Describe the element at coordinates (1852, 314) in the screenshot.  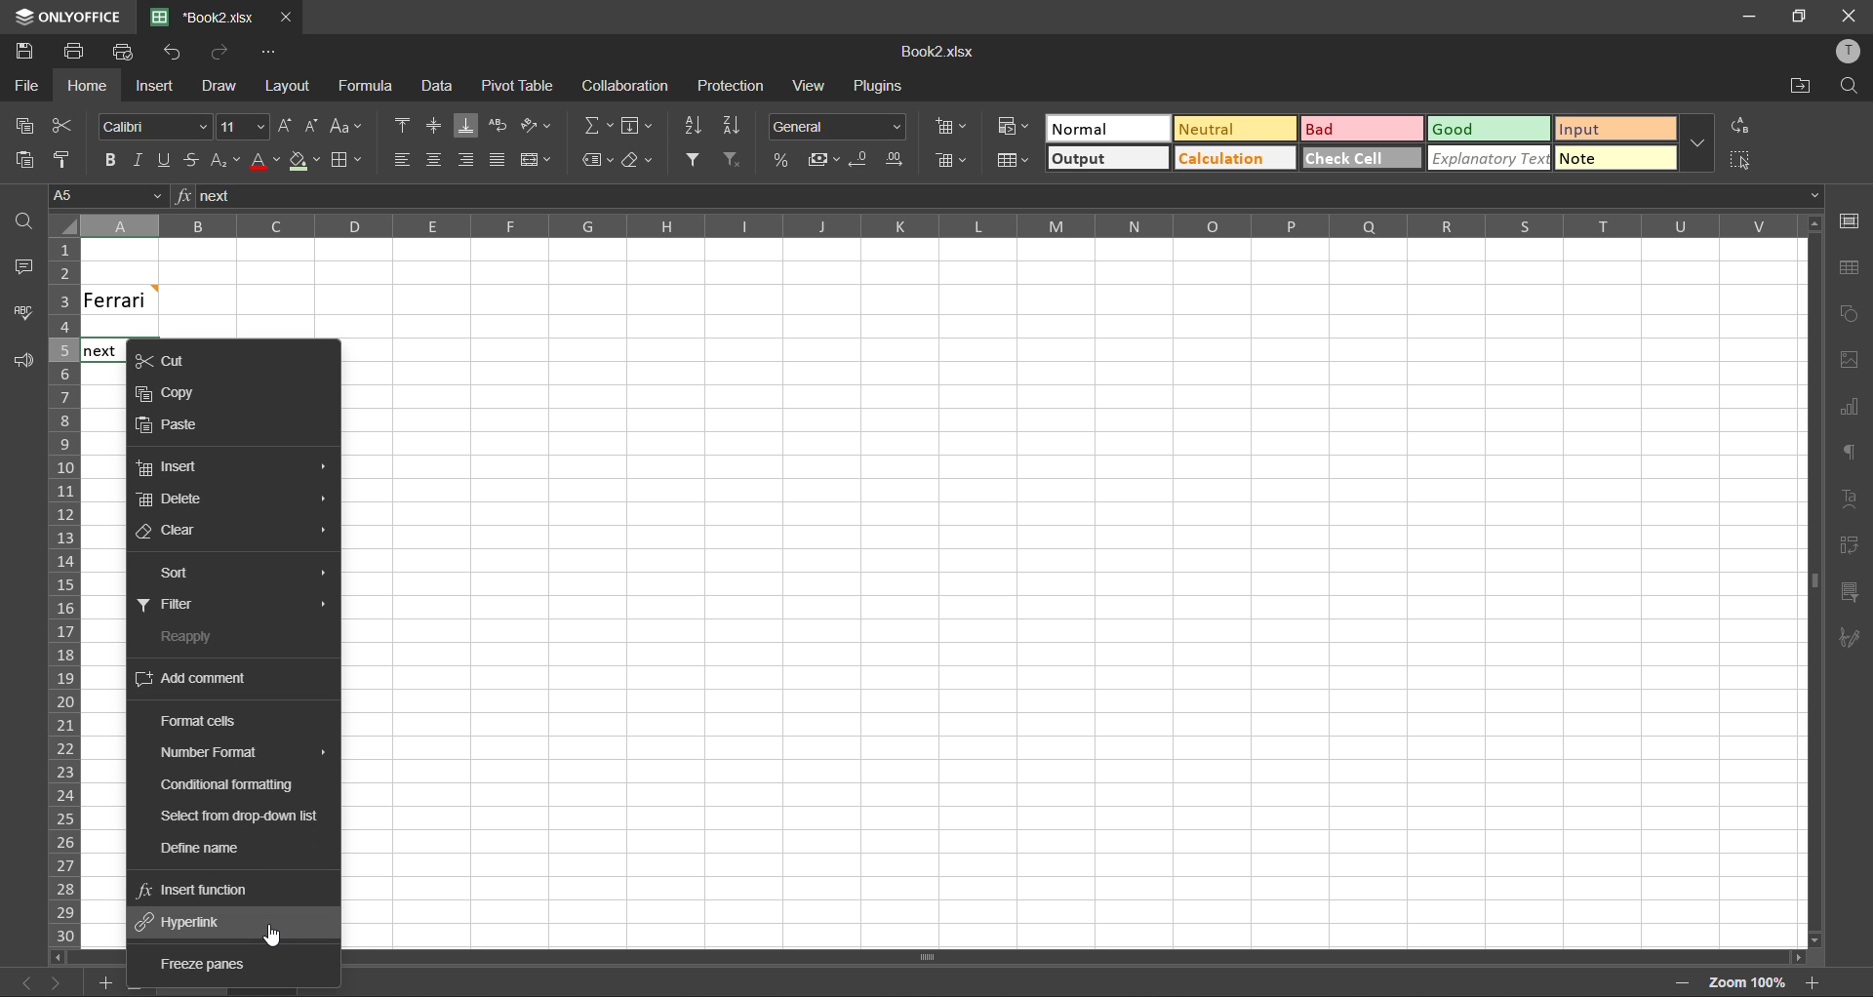
I see `shapes` at that location.